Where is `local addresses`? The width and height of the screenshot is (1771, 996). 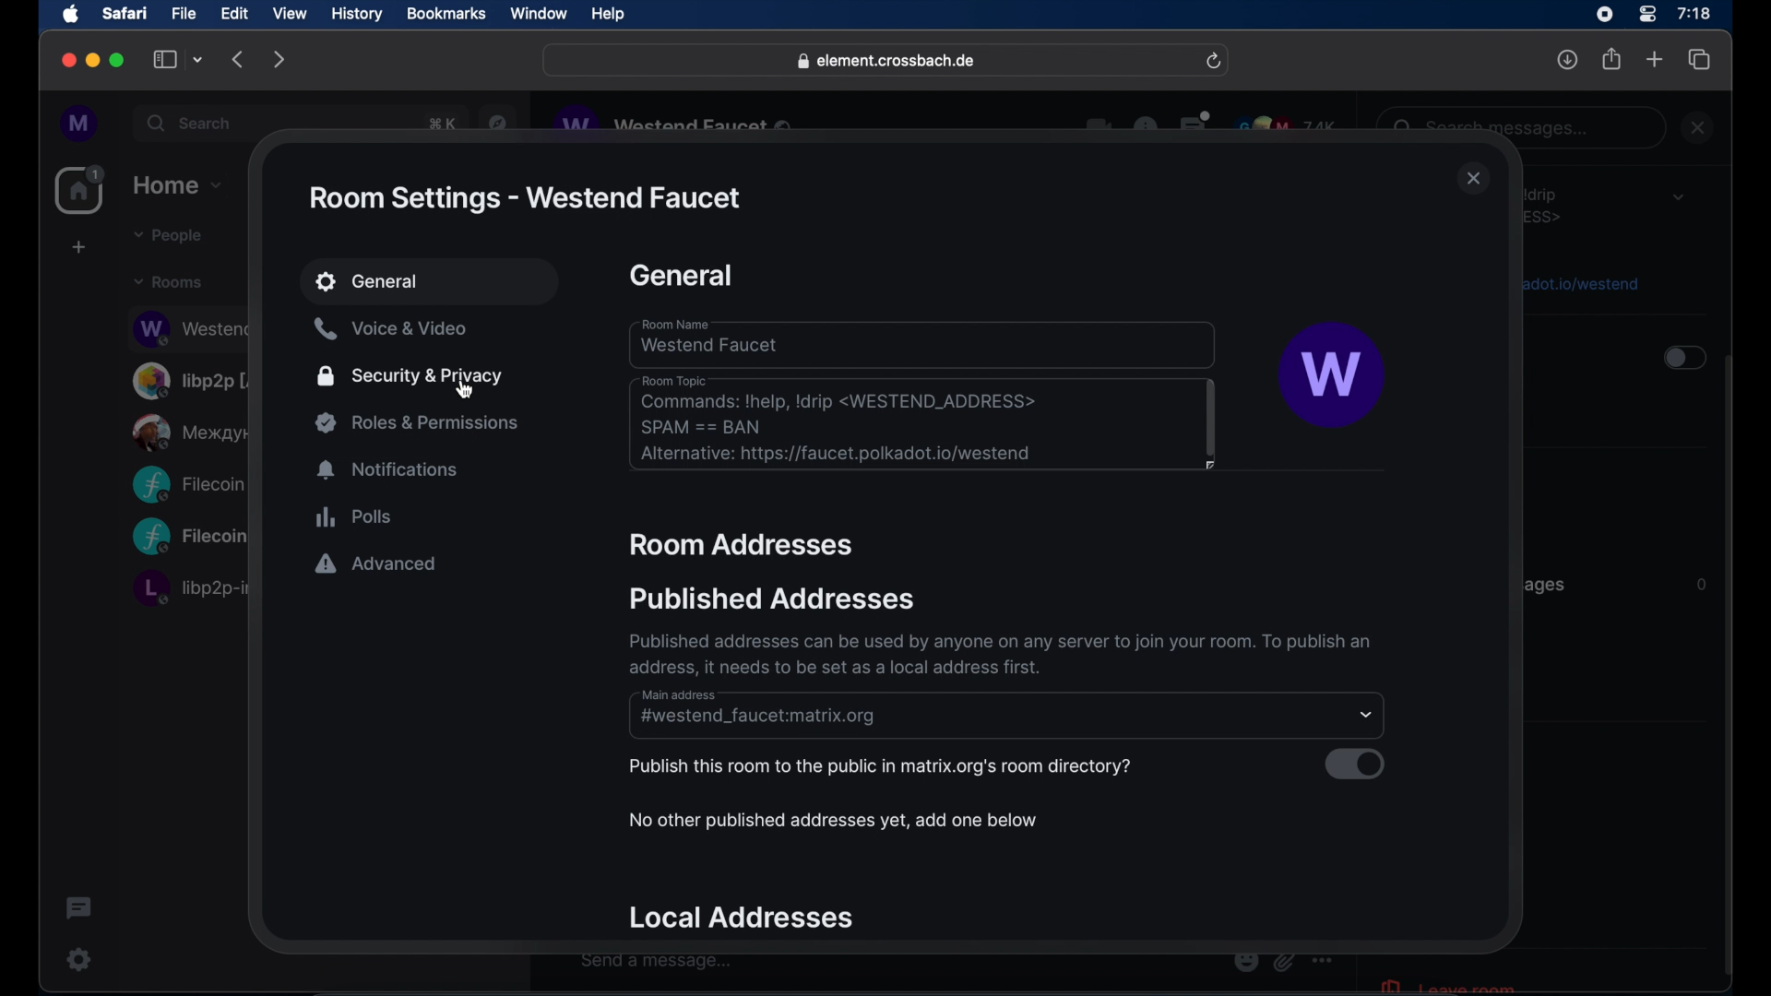 local addresses is located at coordinates (743, 918).